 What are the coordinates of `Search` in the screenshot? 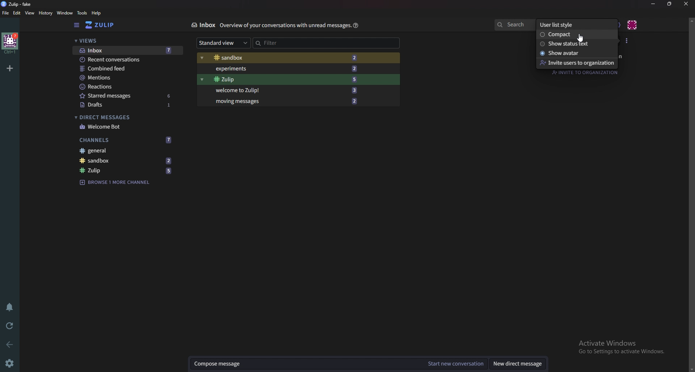 It's located at (514, 23).